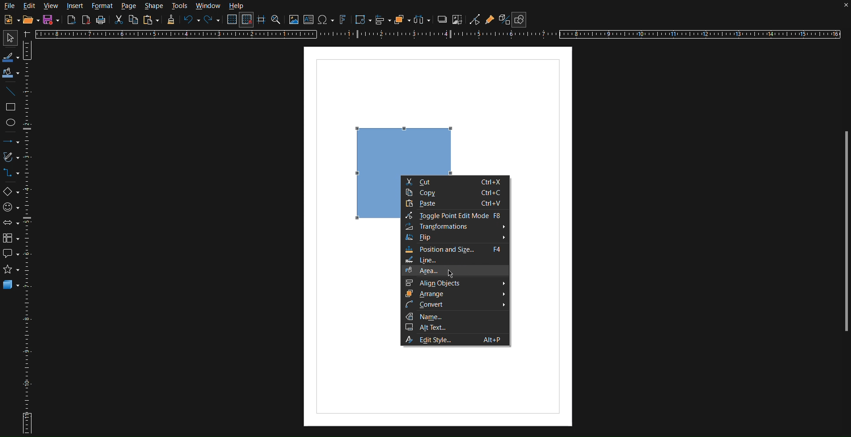 This screenshot has width=851, height=437. Describe the element at coordinates (8, 38) in the screenshot. I see `Select` at that location.